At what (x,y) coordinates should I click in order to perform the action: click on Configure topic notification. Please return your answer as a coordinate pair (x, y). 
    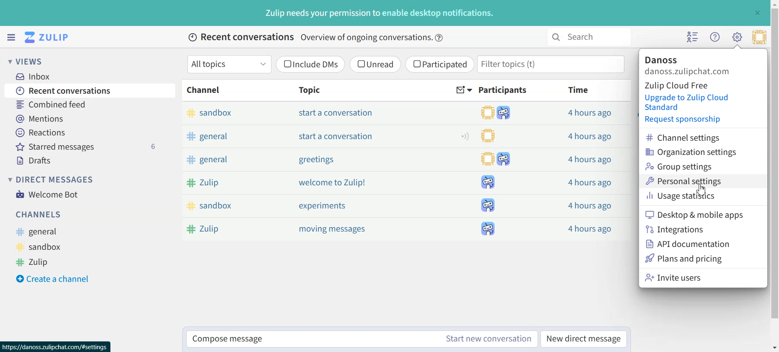
    Looking at the image, I should click on (465, 136).